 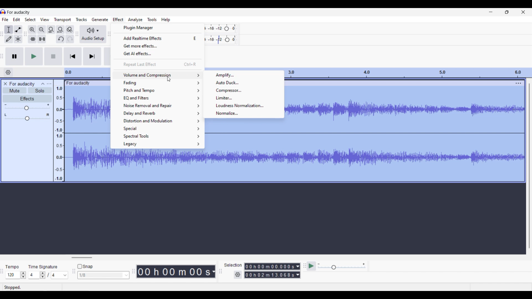 What do you see at coordinates (32, 39) in the screenshot?
I see `Trim audio outside selection` at bounding box center [32, 39].